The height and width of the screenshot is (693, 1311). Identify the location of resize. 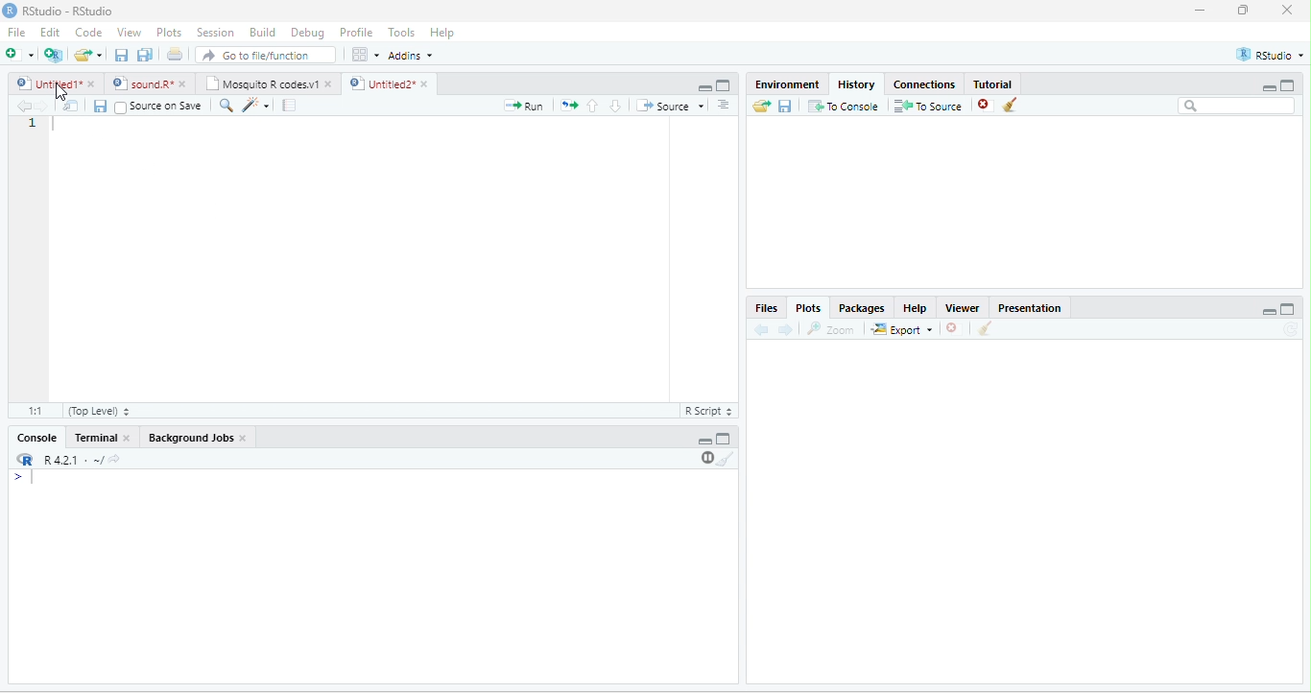
(1244, 10).